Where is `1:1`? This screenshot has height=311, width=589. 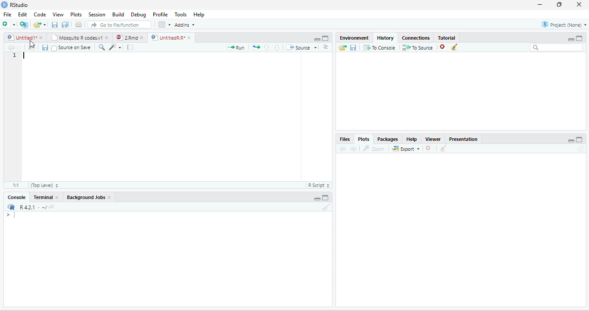 1:1 is located at coordinates (15, 185).